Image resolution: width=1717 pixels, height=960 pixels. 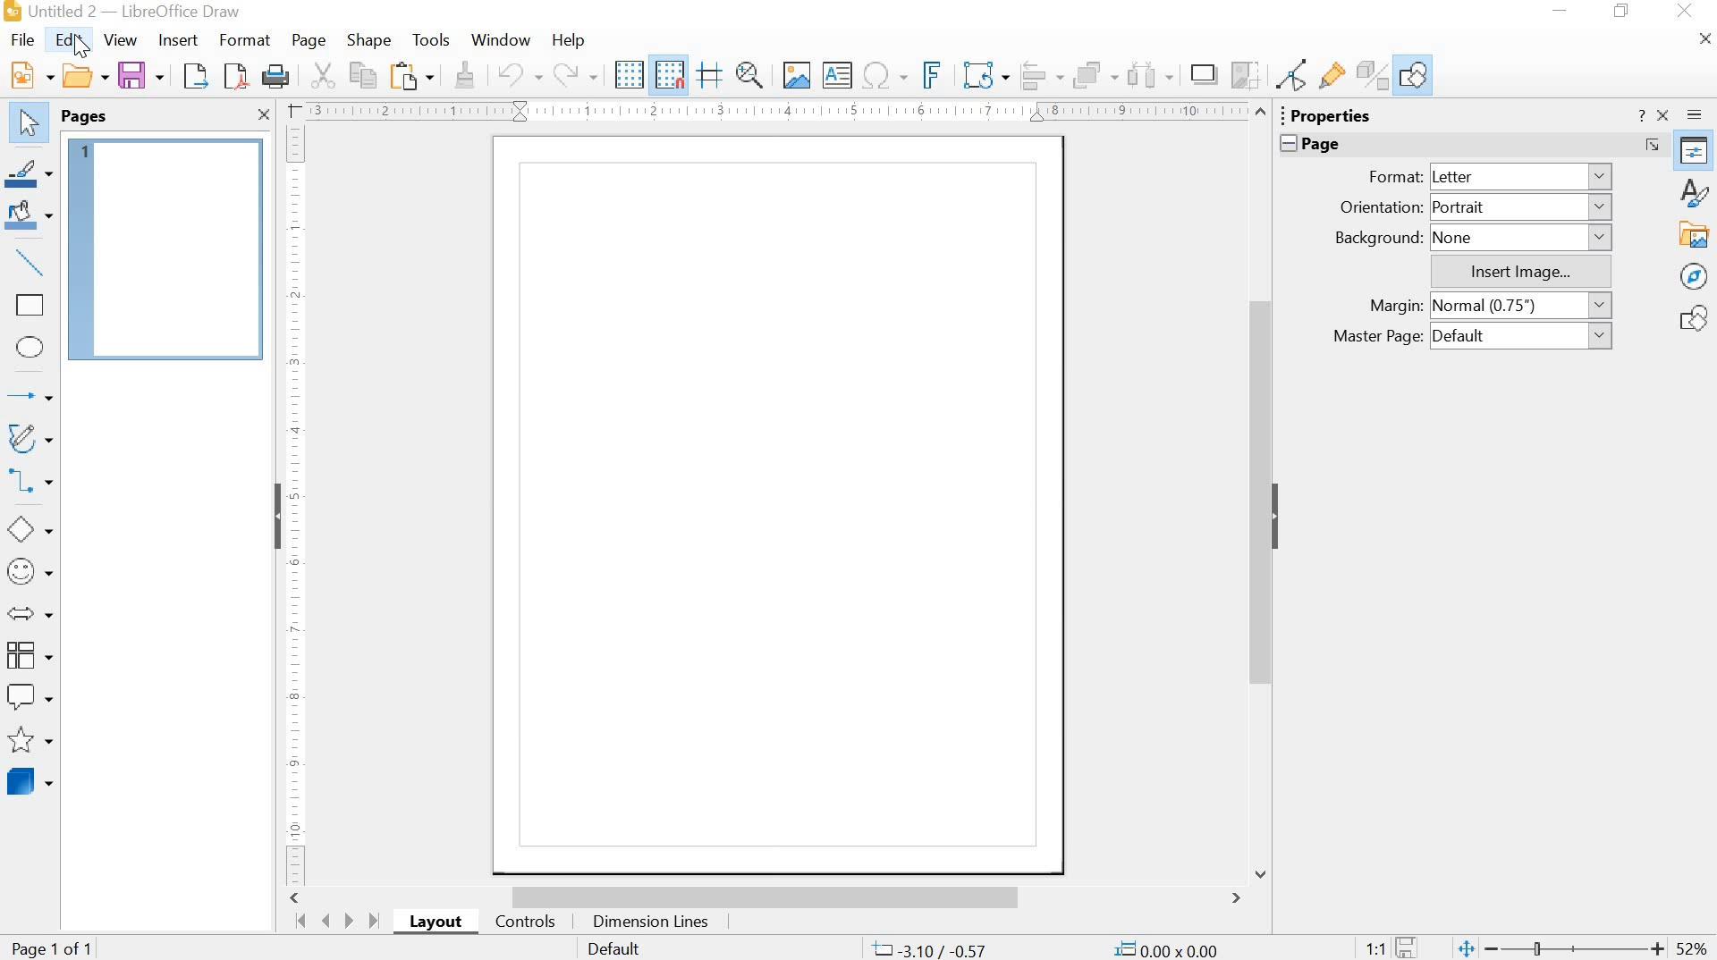 What do you see at coordinates (1257, 492) in the screenshot?
I see `Scroll Up or Down` at bounding box center [1257, 492].